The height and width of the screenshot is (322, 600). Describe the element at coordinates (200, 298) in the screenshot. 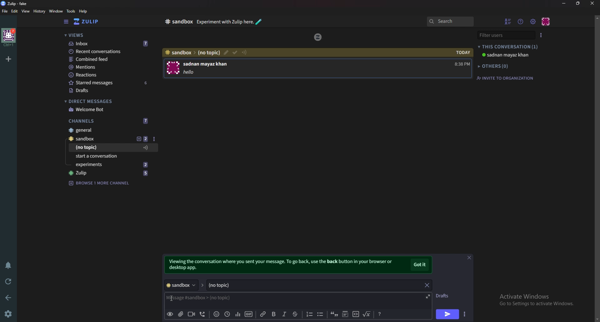

I see `message # sandbox > (no topic)` at that location.